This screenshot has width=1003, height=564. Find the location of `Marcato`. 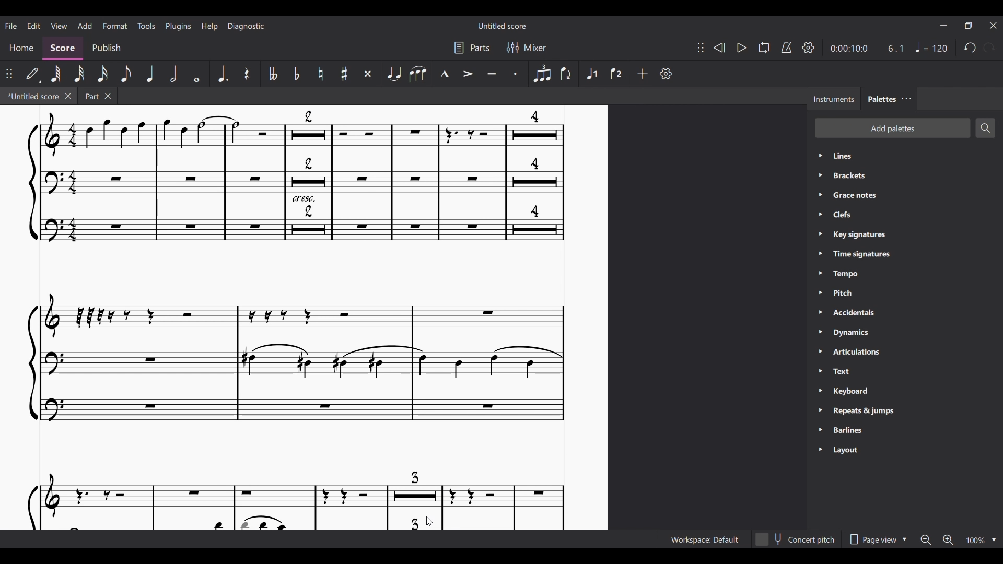

Marcato is located at coordinates (444, 74).